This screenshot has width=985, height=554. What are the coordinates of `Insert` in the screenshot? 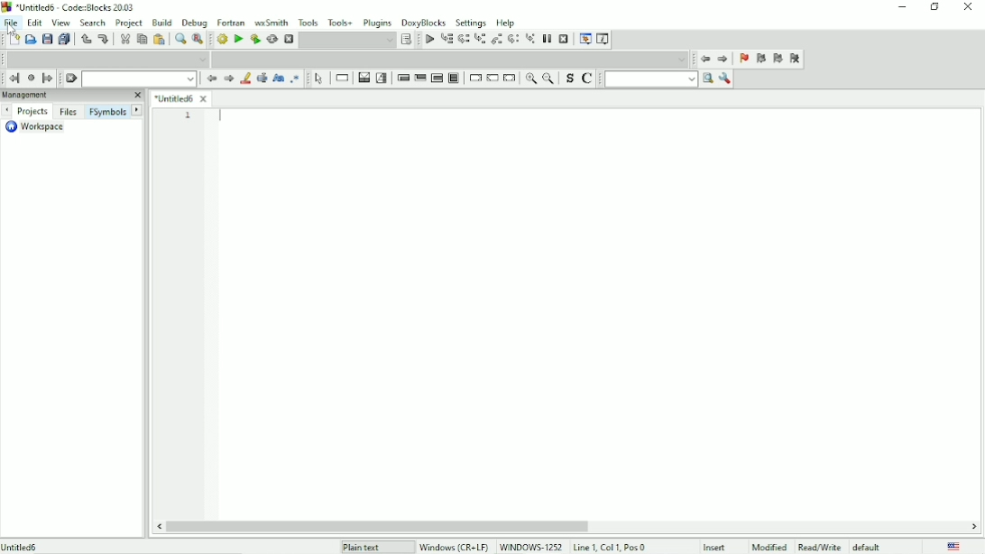 It's located at (720, 547).